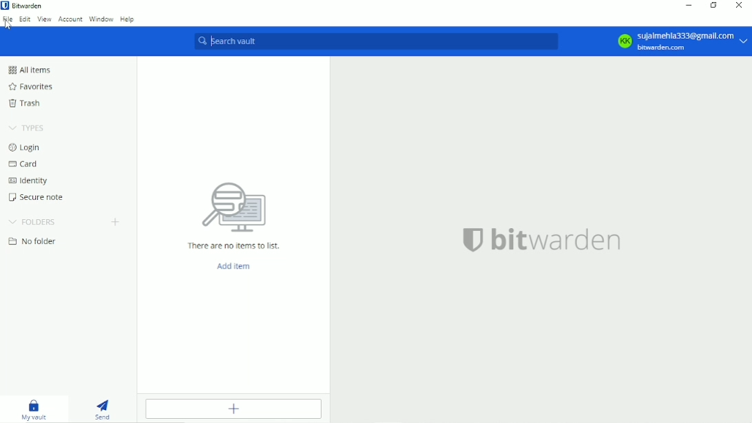  Describe the element at coordinates (29, 70) in the screenshot. I see `All items` at that location.